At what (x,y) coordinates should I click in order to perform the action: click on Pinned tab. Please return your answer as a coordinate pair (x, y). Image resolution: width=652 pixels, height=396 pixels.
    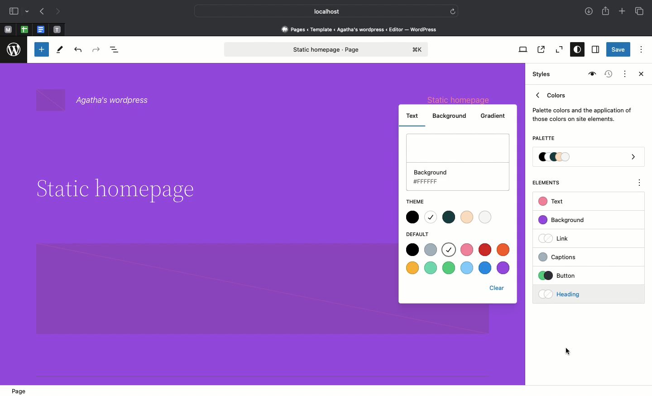
    Looking at the image, I should click on (58, 30).